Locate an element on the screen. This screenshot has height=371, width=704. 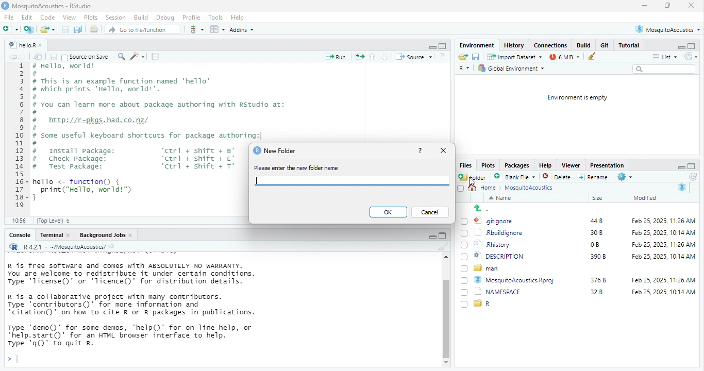
save current document is located at coordinates (66, 29).